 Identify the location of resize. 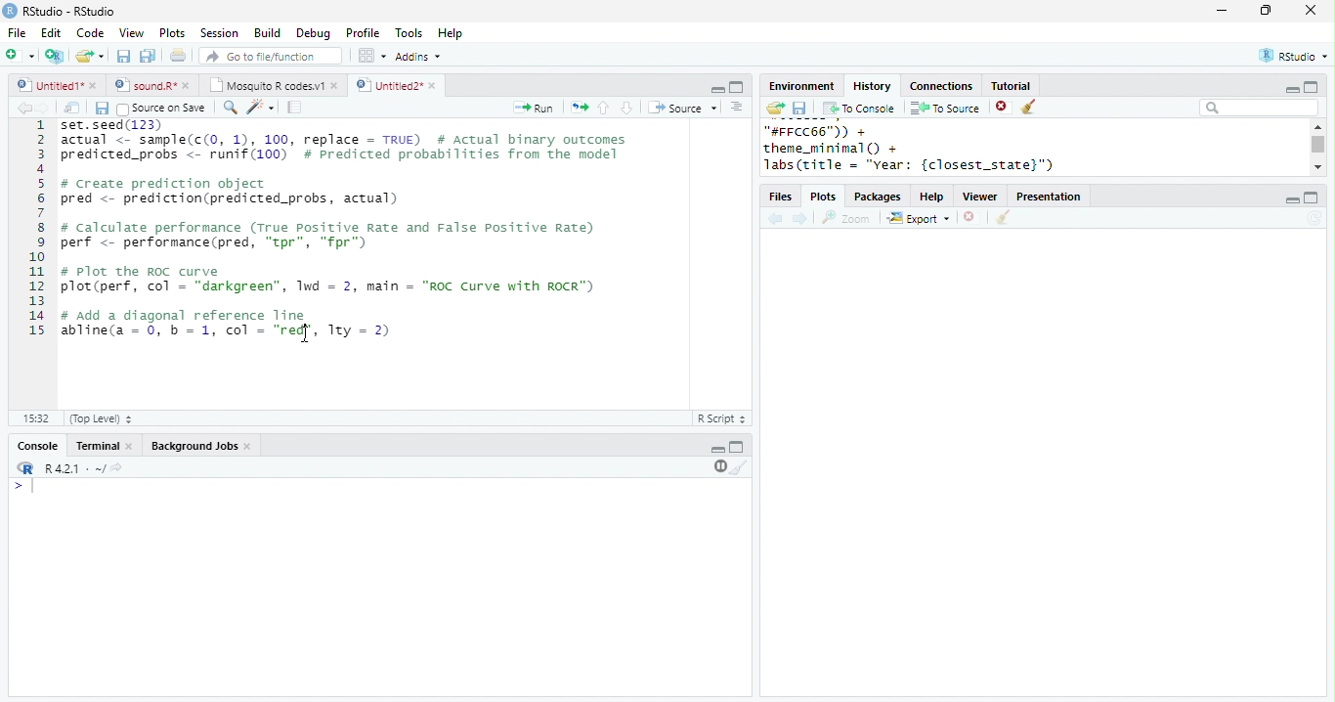
(1266, 11).